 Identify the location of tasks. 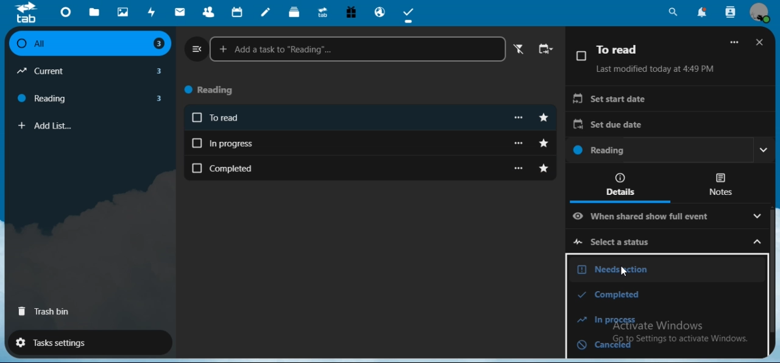
(409, 13).